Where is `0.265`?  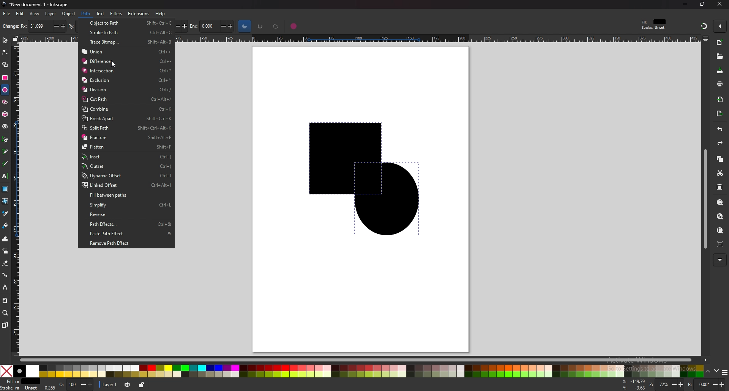 0.265 is located at coordinates (49, 388).